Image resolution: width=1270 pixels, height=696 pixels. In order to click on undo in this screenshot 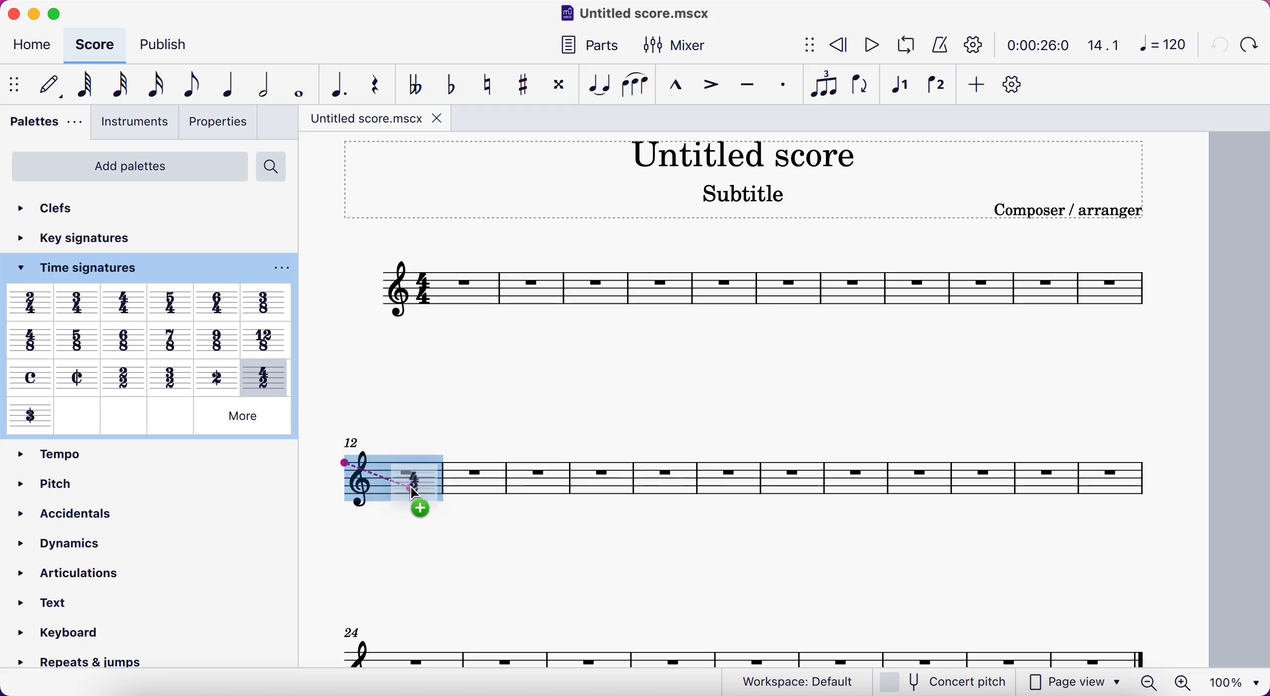, I will do `click(1217, 43)`.